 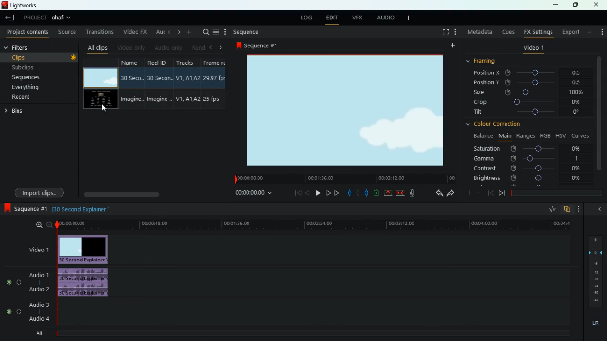 What do you see at coordinates (482, 136) in the screenshot?
I see `balance` at bounding box center [482, 136].